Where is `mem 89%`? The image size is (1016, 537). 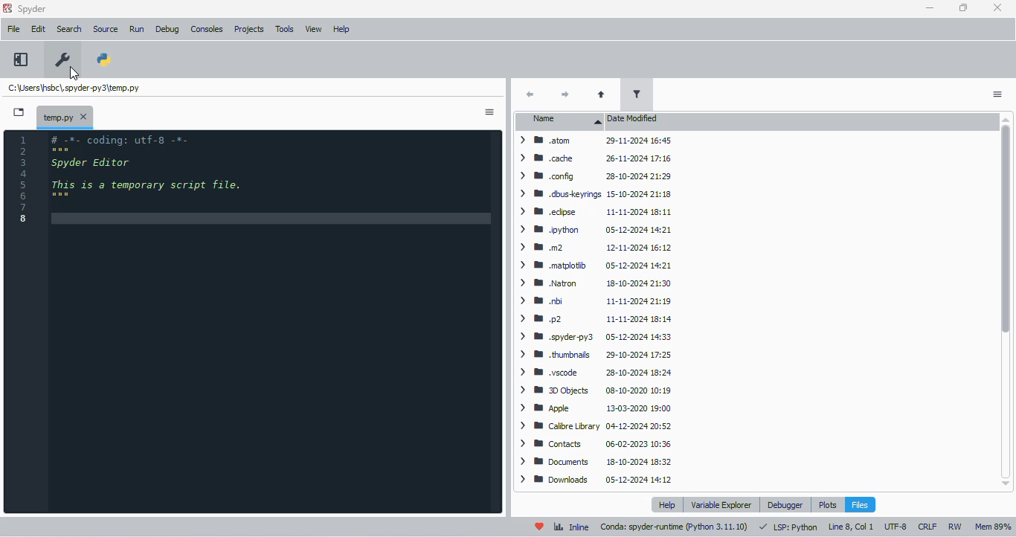 mem 89% is located at coordinates (993, 527).